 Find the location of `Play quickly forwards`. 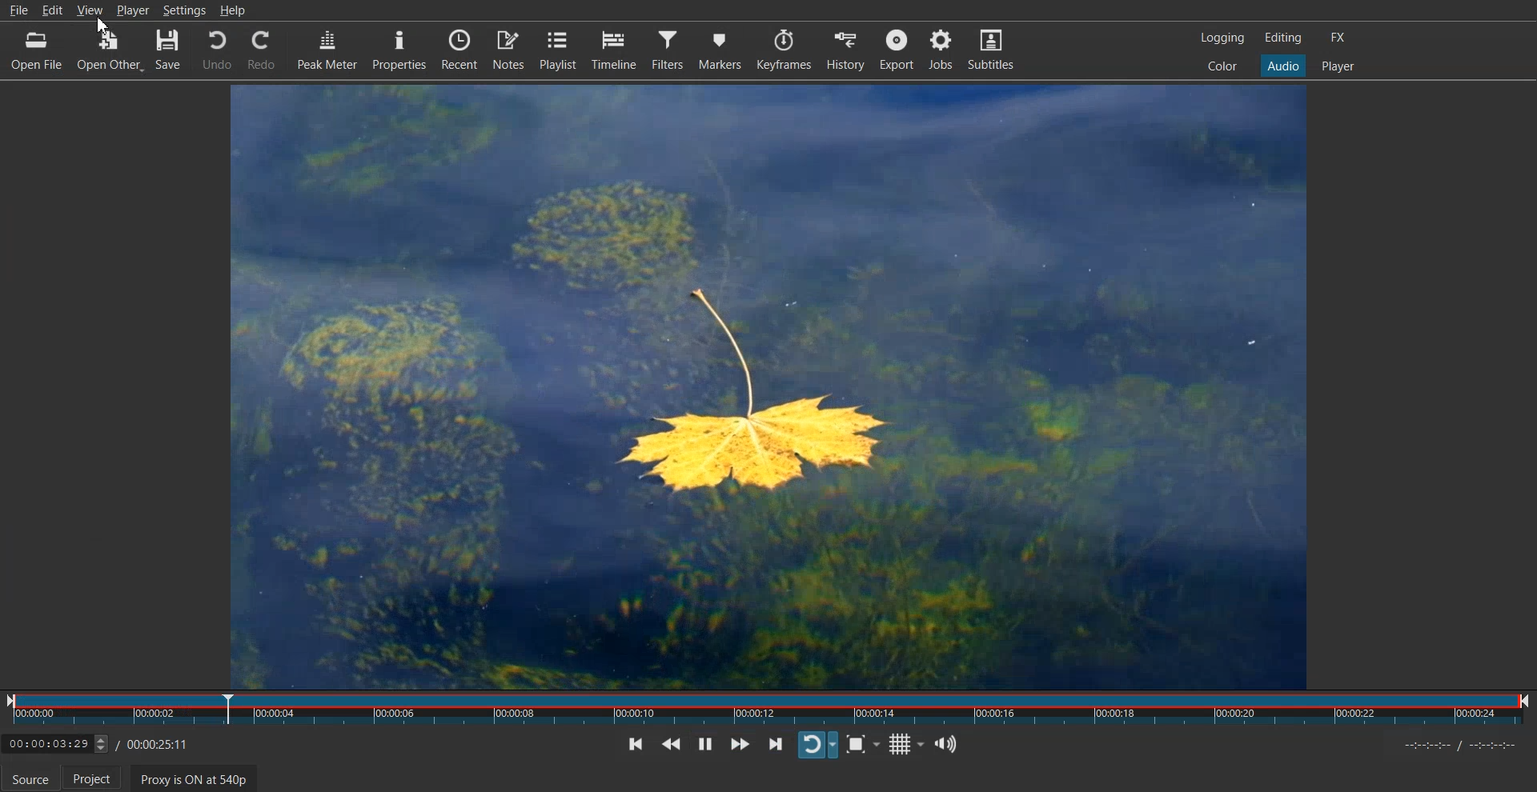

Play quickly forwards is located at coordinates (740, 743).